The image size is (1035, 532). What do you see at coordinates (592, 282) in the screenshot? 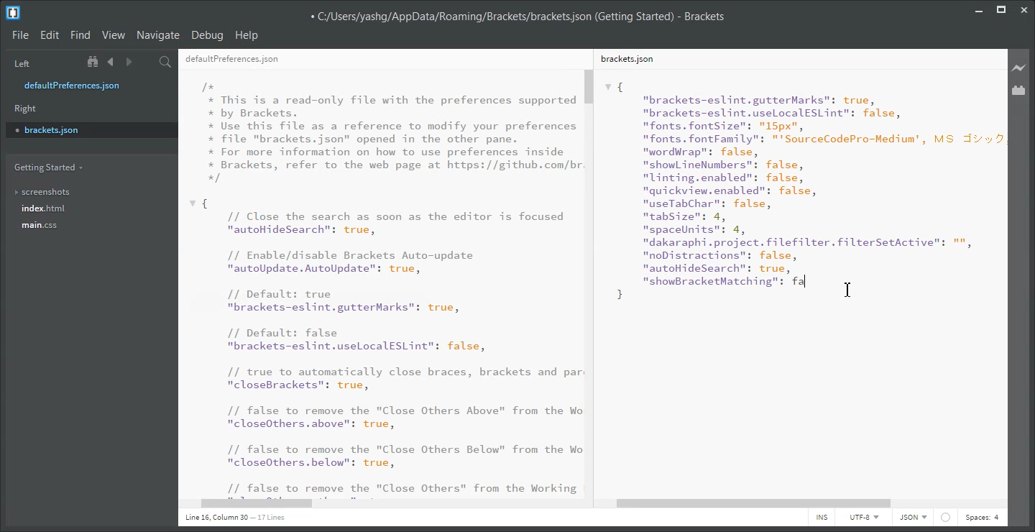
I see `Vertical Scroll bar` at bounding box center [592, 282].